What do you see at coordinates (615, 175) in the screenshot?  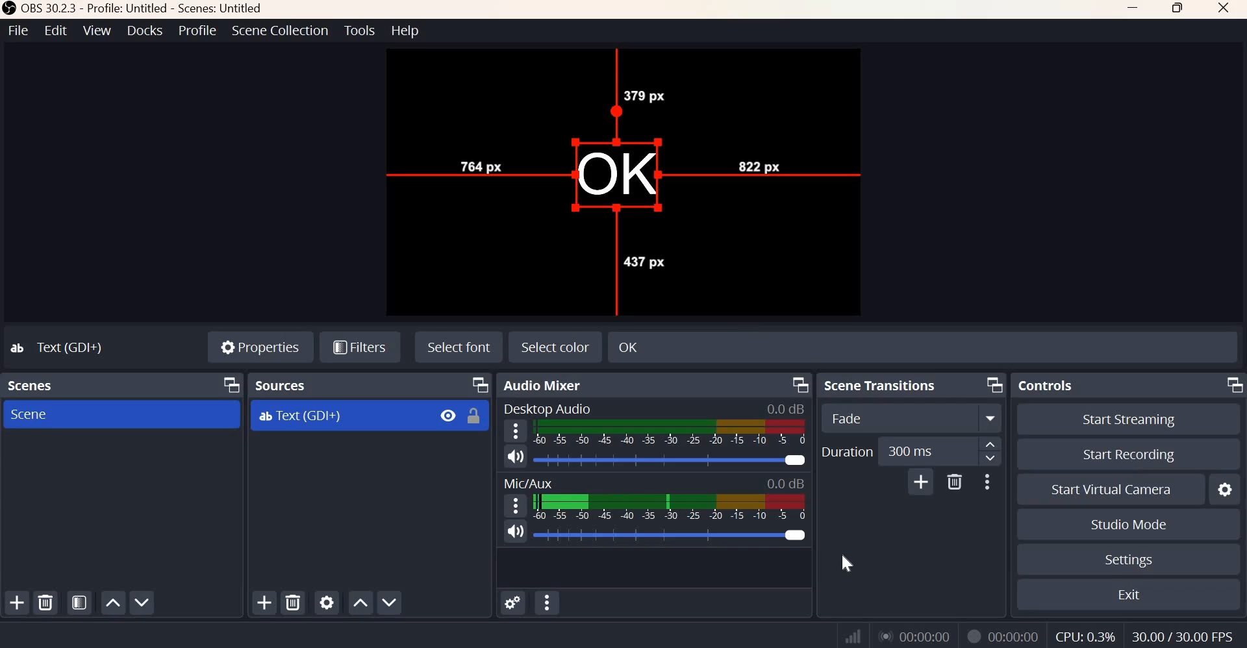 I see `source element OK` at bounding box center [615, 175].